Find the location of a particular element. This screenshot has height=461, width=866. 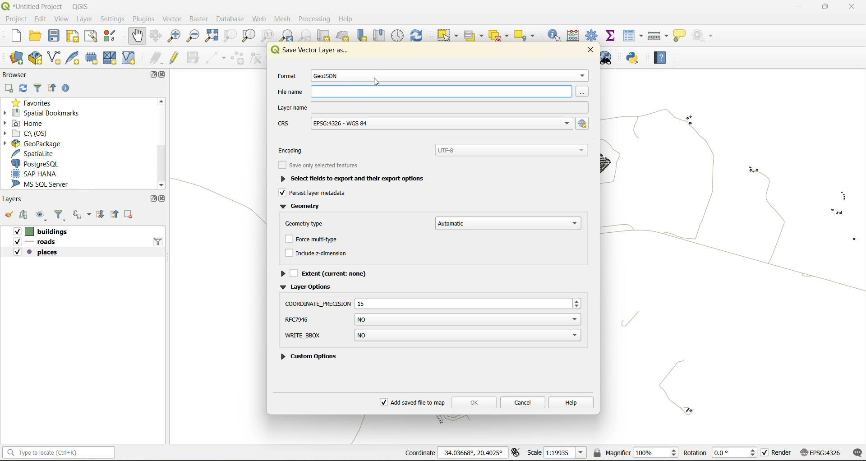

remove is located at coordinates (130, 215).